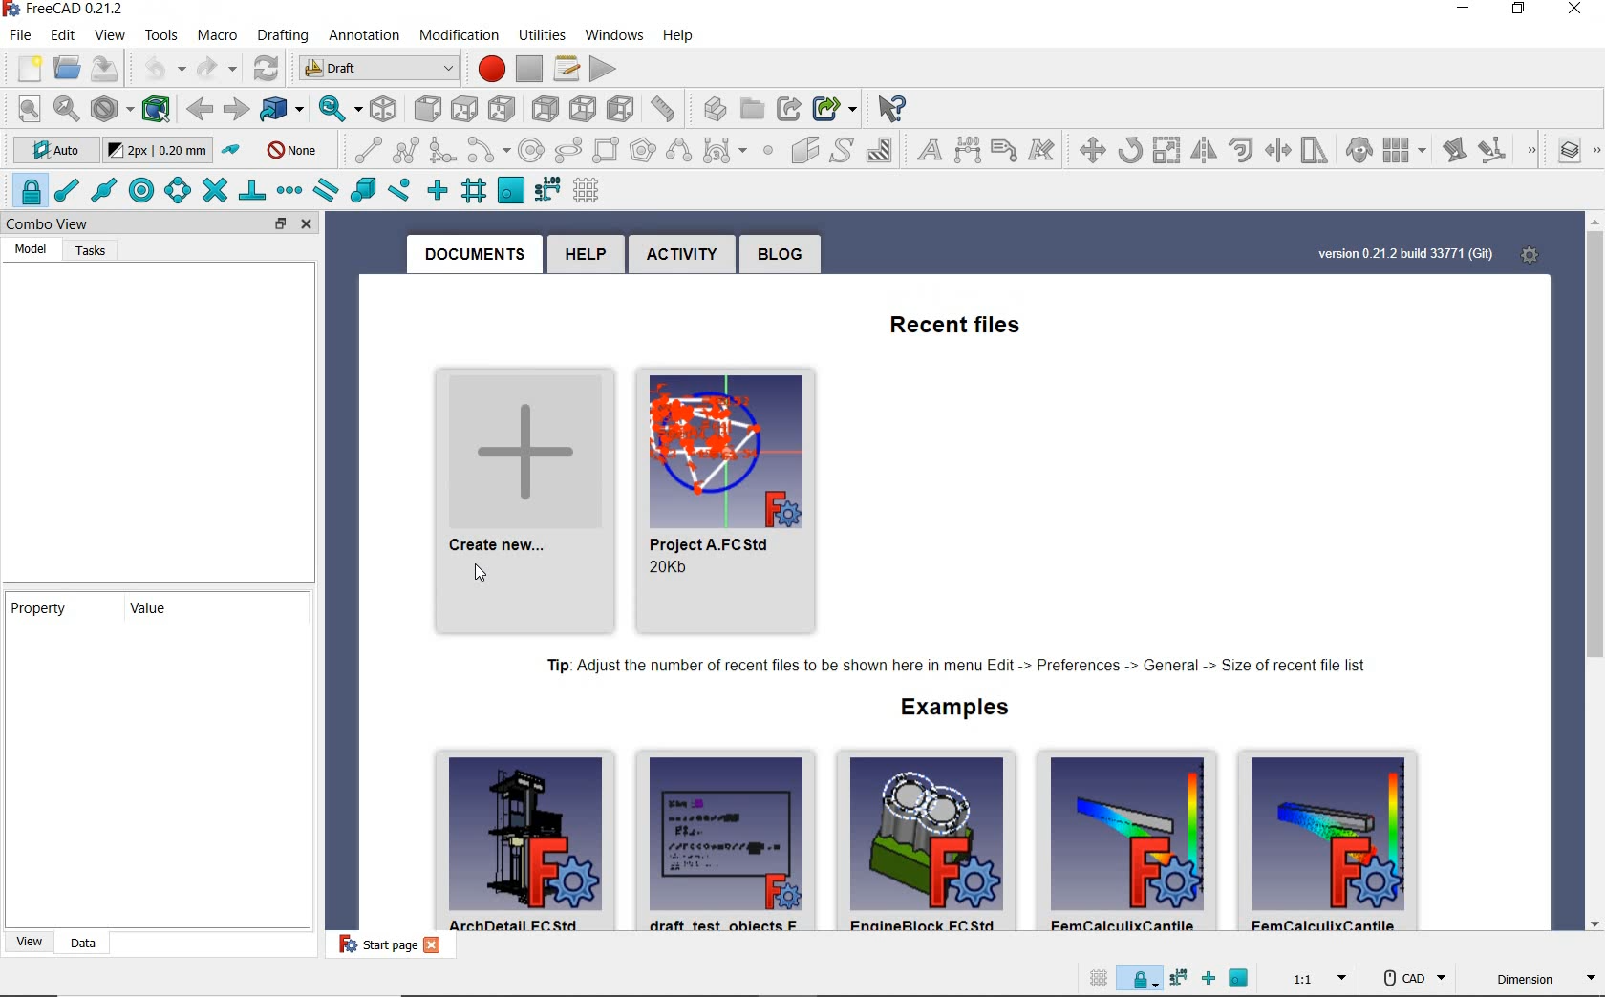 The width and height of the screenshot is (1605, 997). What do you see at coordinates (1406, 978) in the screenshot?
I see `CAD Navigation style` at bounding box center [1406, 978].